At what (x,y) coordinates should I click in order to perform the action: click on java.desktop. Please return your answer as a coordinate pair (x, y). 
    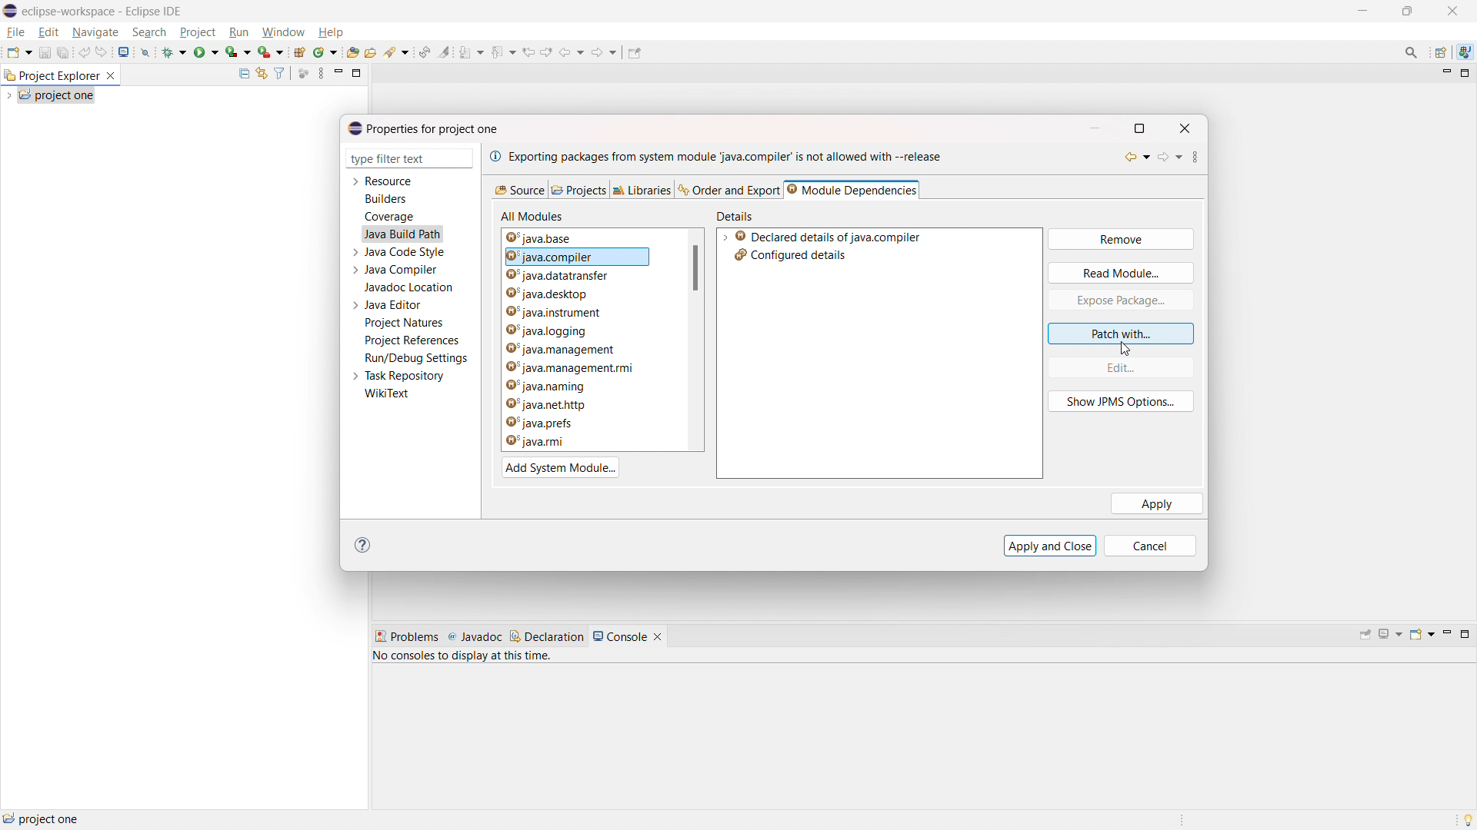
    Looking at the image, I should click on (588, 292).